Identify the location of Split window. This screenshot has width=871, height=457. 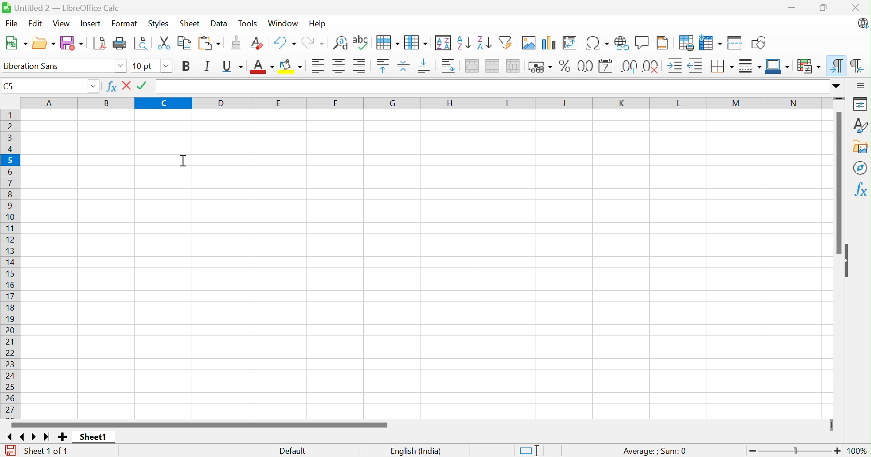
(736, 43).